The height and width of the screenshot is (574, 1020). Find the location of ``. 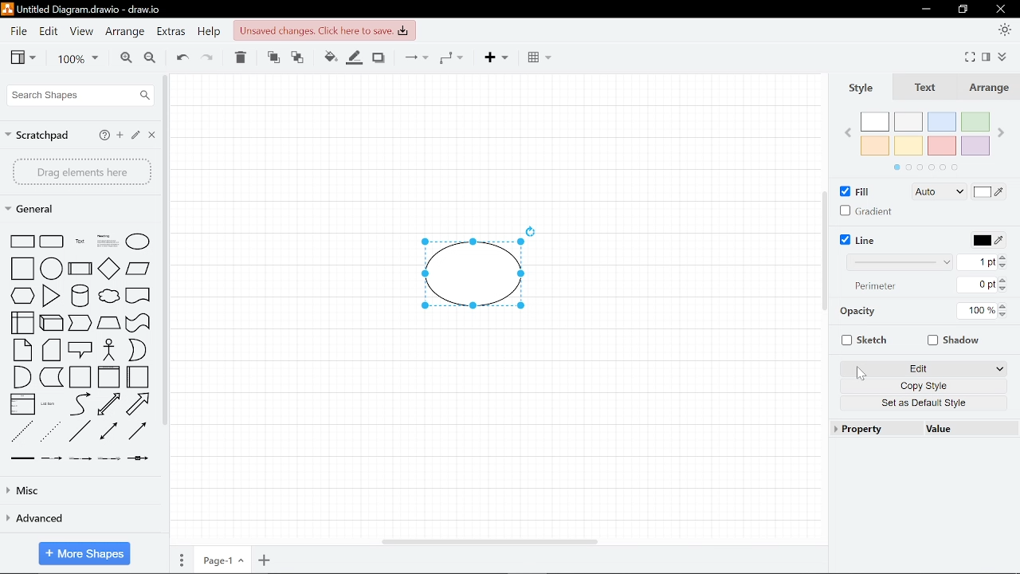

 is located at coordinates (75, 58).